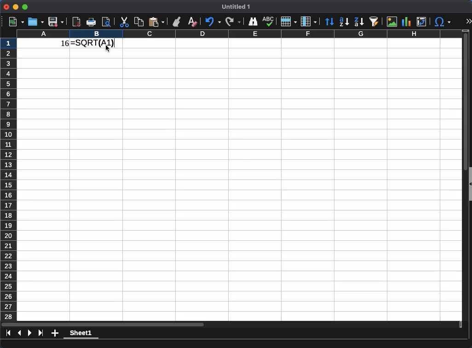 This screenshot has width=472, height=348. I want to click on sheet1, so click(81, 335).